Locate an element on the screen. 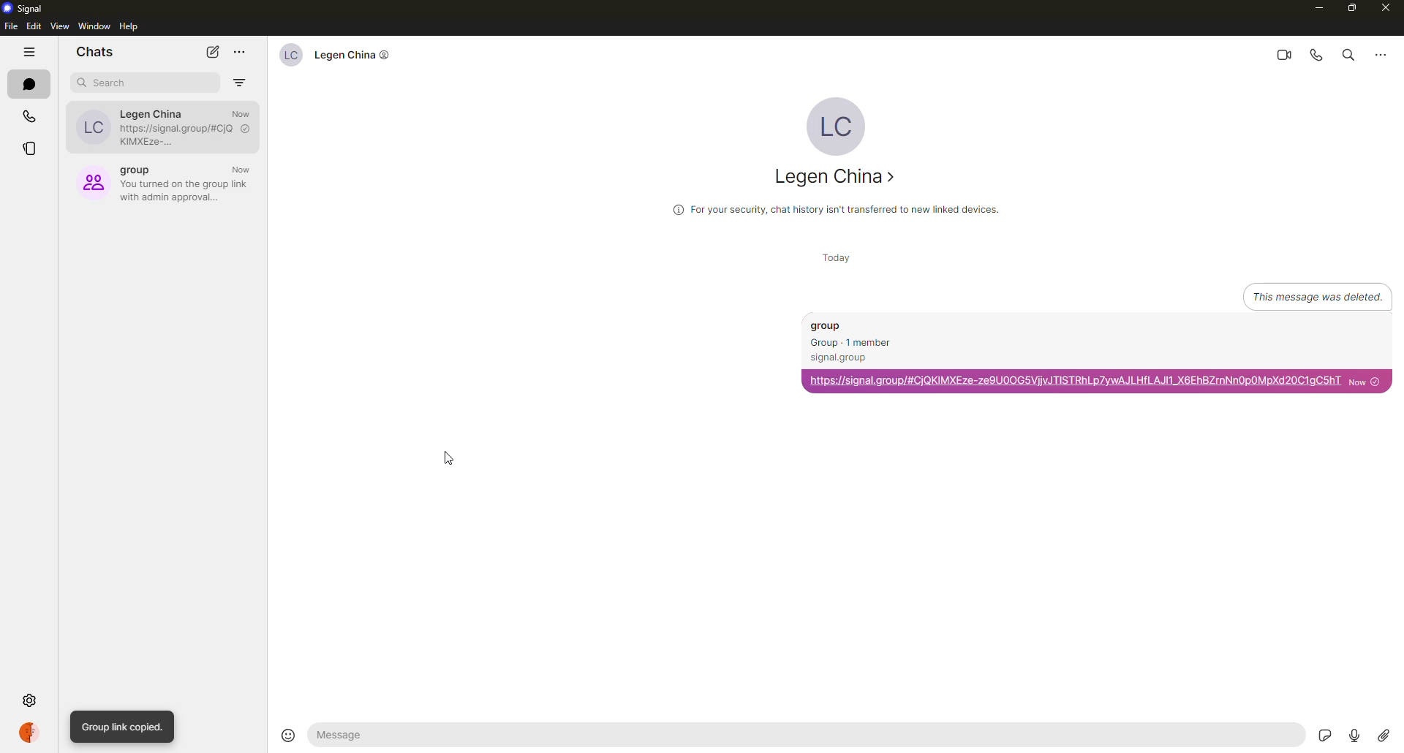 This screenshot has height=753, width=1404. record is located at coordinates (1356, 734).